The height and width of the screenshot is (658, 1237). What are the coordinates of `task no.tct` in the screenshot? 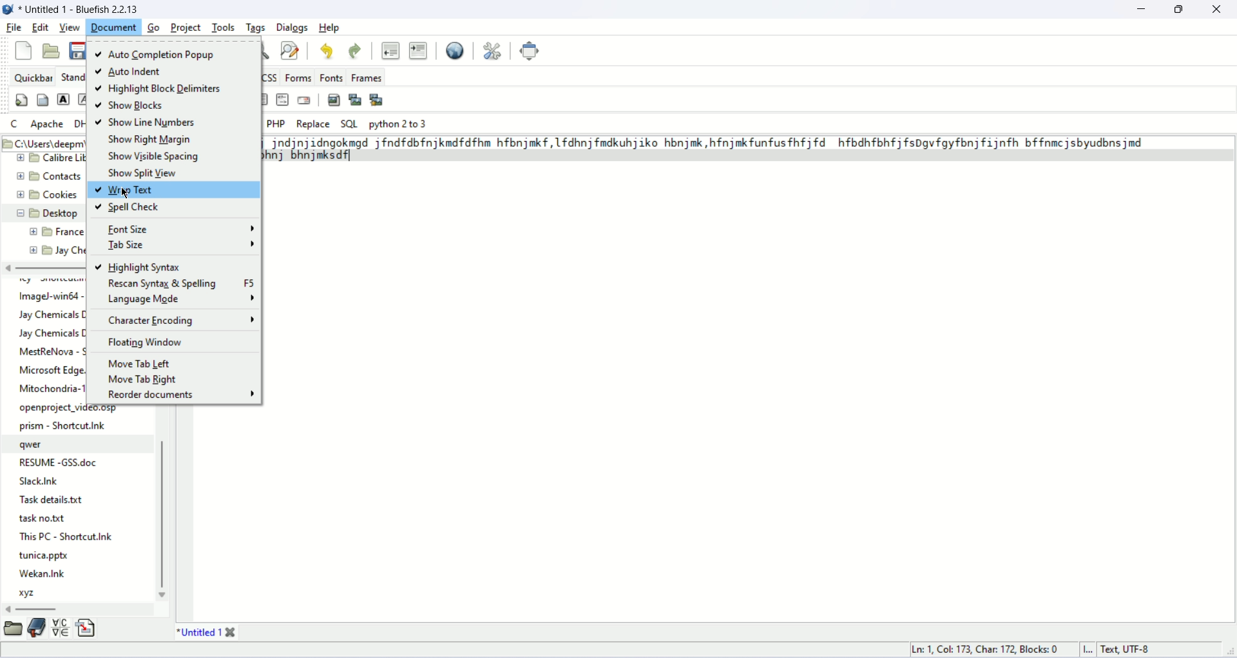 It's located at (46, 517).